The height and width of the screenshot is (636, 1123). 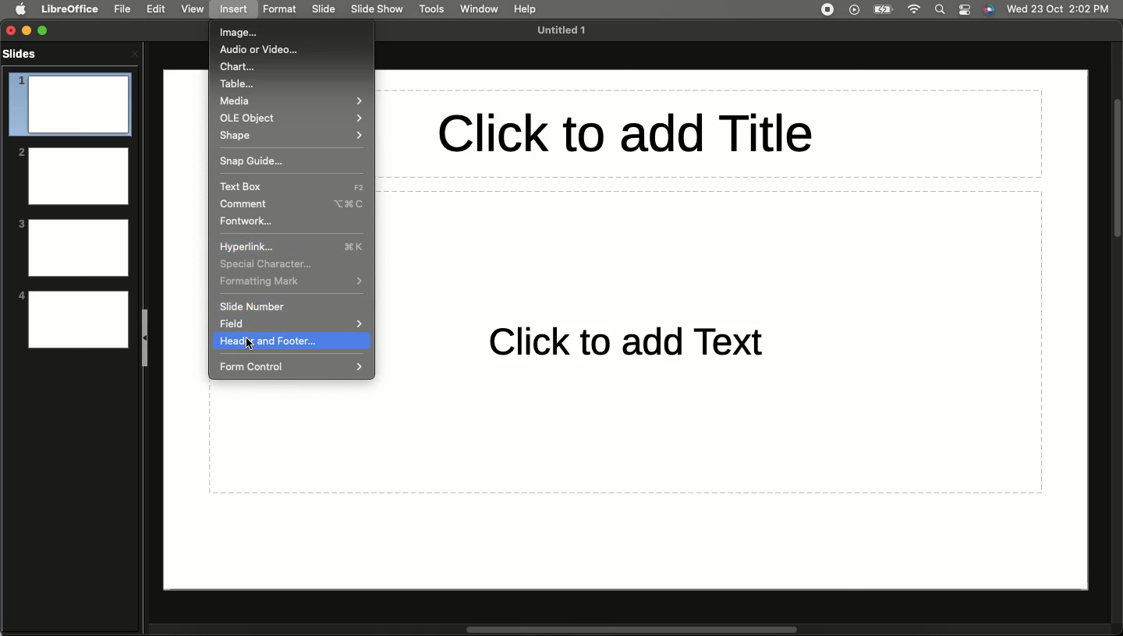 I want to click on Notification bar, so click(x=965, y=10).